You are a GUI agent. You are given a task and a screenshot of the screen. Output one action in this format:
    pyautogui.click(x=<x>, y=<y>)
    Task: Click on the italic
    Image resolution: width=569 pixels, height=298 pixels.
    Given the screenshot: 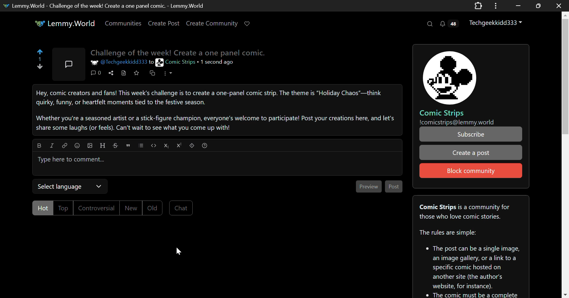 What is the action you would take?
    pyautogui.click(x=52, y=144)
    